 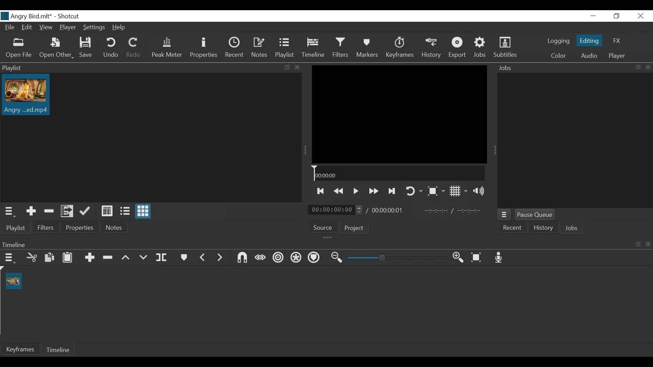 What do you see at coordinates (589, 40) in the screenshot?
I see `Editing` at bounding box center [589, 40].